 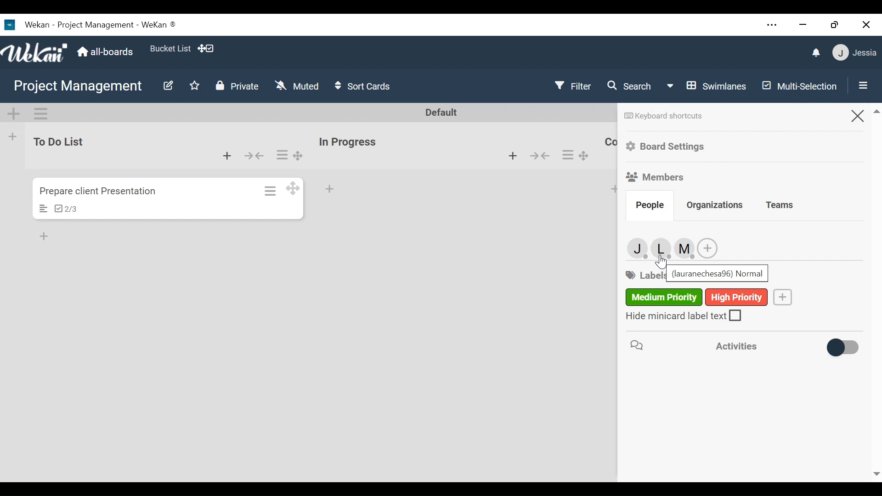 What do you see at coordinates (701, 347) in the screenshot?
I see `Activities` at bounding box center [701, 347].